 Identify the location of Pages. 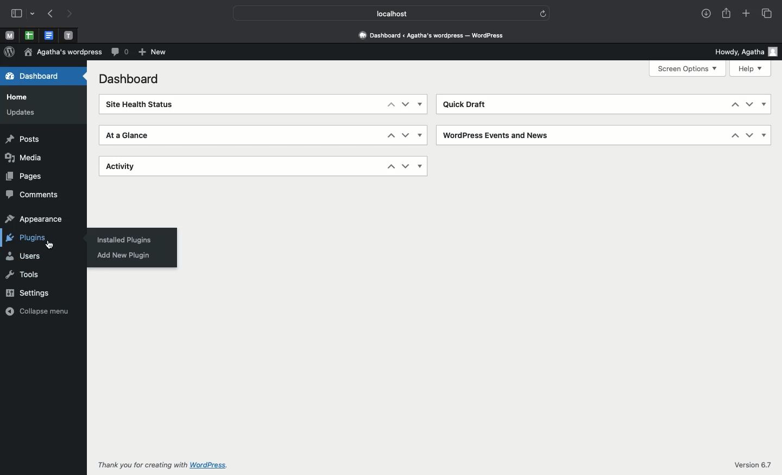
(24, 176).